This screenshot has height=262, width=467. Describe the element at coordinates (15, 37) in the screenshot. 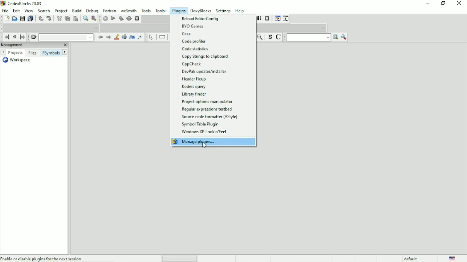

I see `Last jump` at that location.